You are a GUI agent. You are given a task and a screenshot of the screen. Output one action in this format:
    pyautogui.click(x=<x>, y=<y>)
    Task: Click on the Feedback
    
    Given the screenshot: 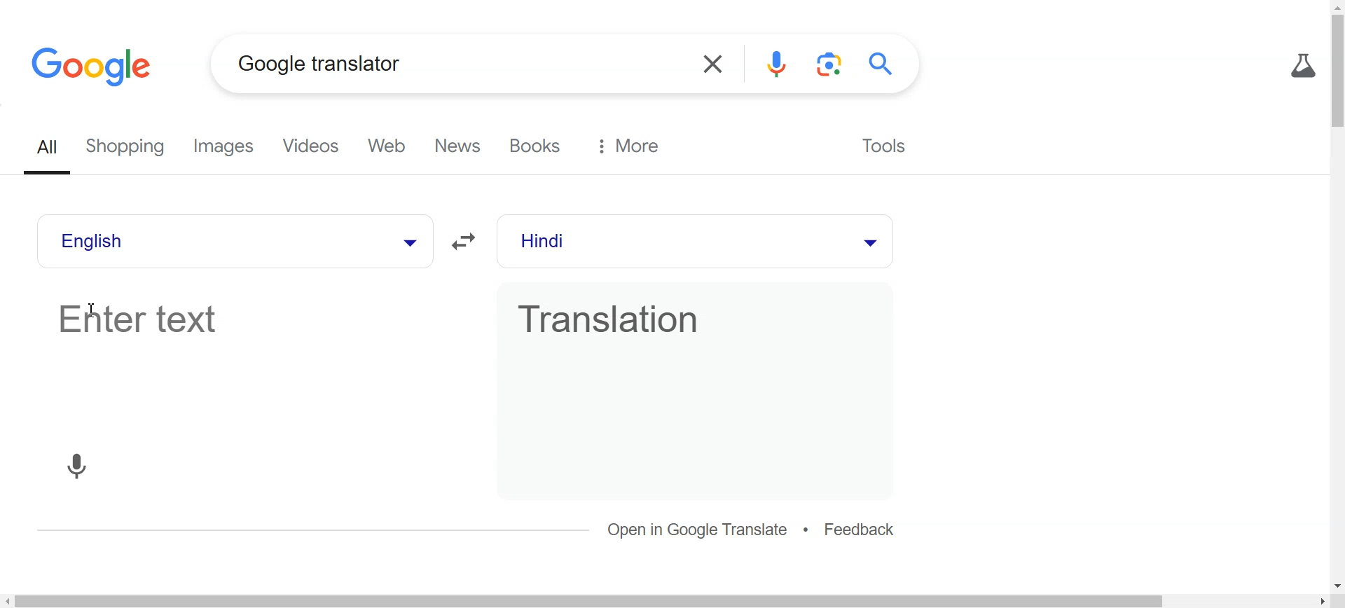 What is the action you would take?
    pyautogui.click(x=860, y=531)
    